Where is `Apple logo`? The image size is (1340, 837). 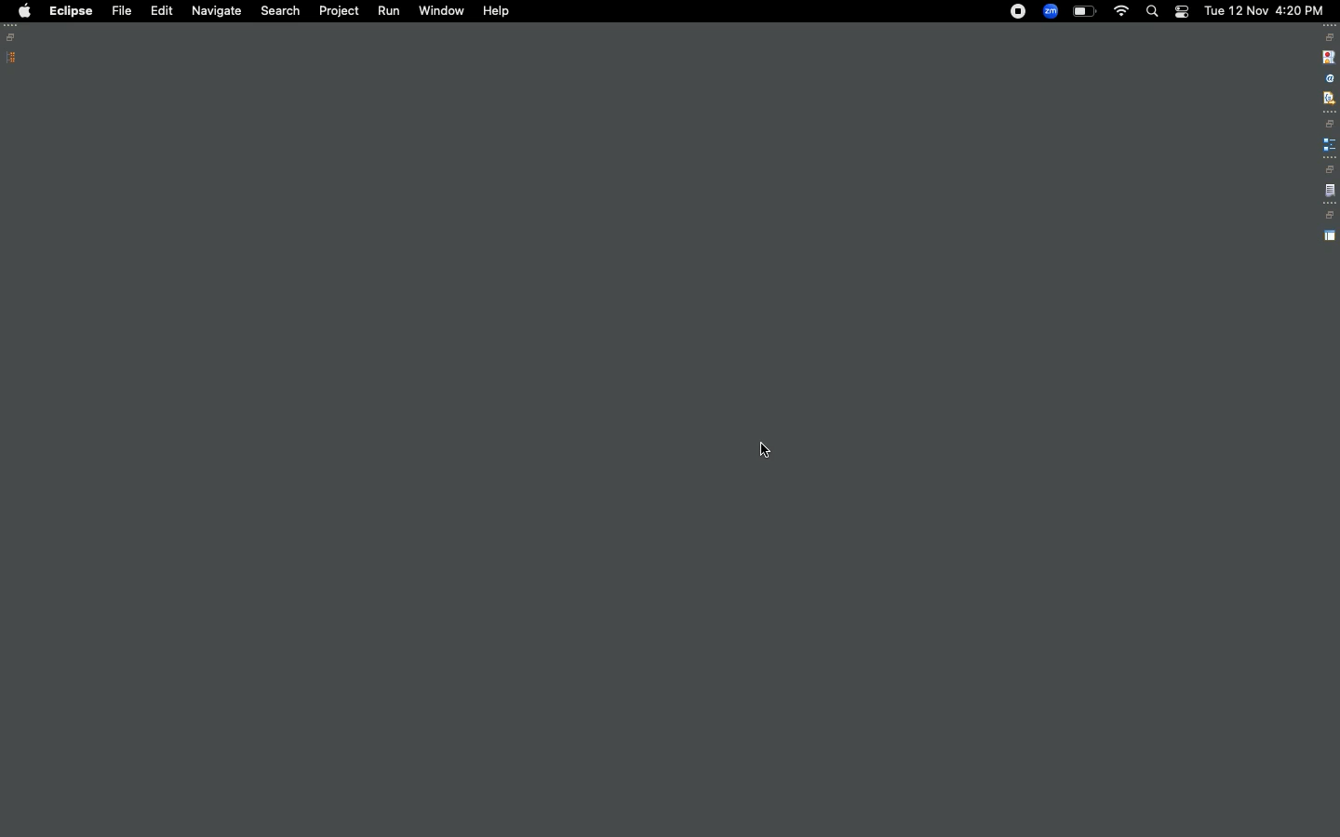 Apple logo is located at coordinates (23, 11).